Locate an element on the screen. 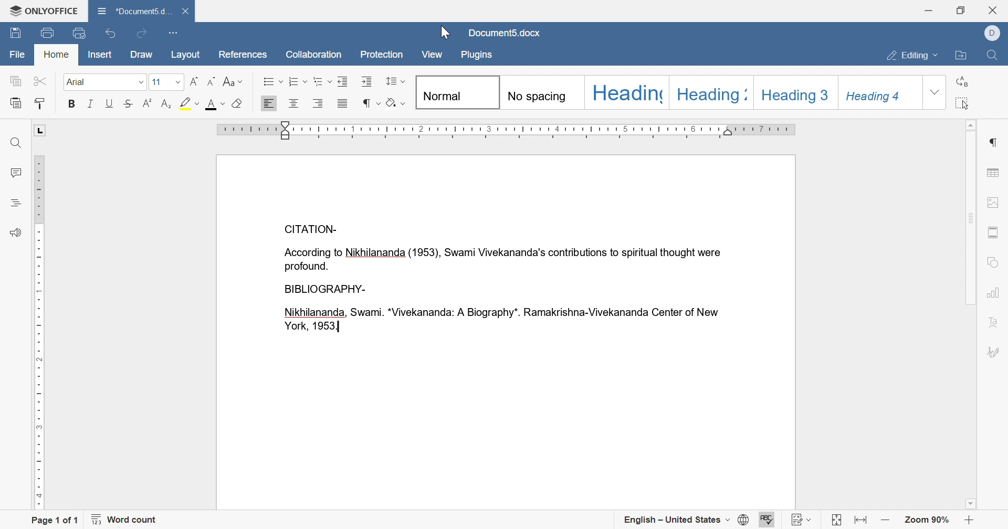 The width and height of the screenshot is (1008, 529). Heading 4 is located at coordinates (880, 94).